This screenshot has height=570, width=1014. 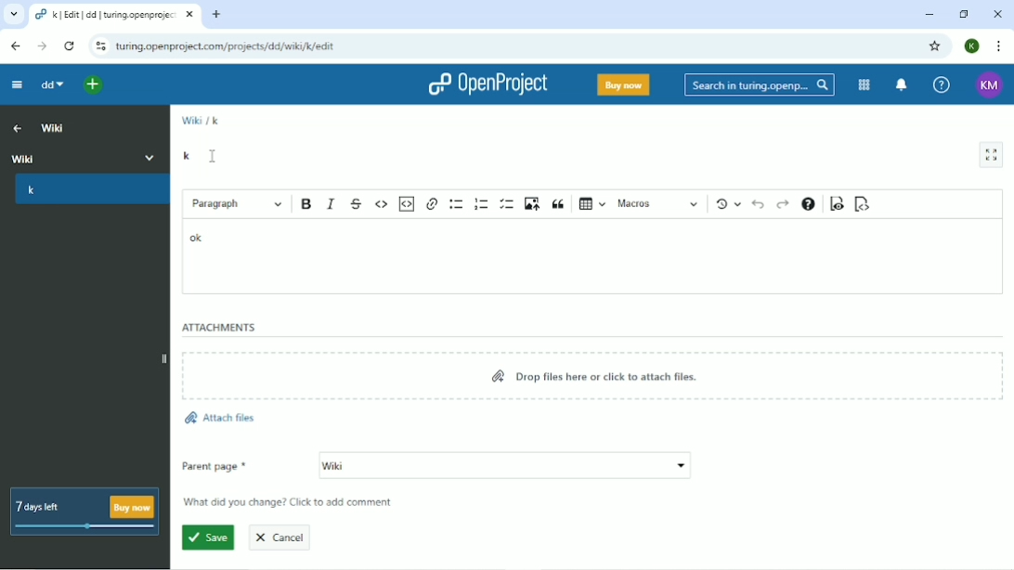 I want to click on k, so click(x=32, y=191).